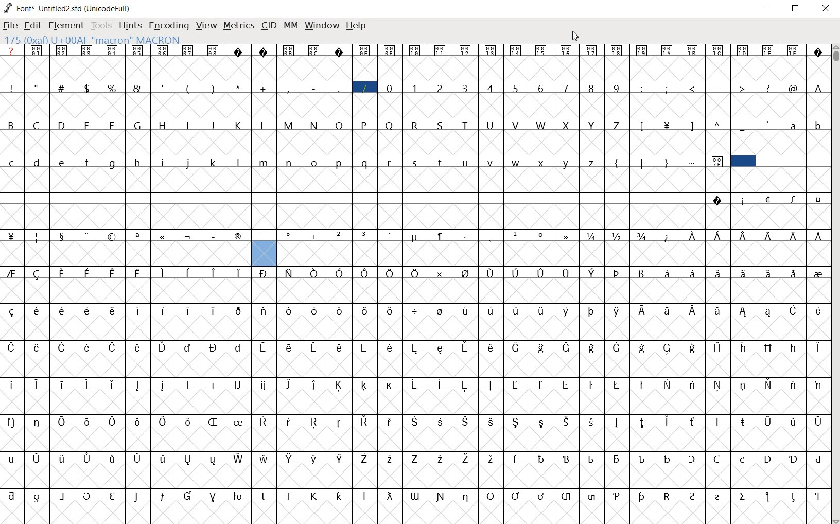 Image resolution: width=840 pixels, height=524 pixels. What do you see at coordinates (12, 495) in the screenshot?
I see `Symbol` at bounding box center [12, 495].